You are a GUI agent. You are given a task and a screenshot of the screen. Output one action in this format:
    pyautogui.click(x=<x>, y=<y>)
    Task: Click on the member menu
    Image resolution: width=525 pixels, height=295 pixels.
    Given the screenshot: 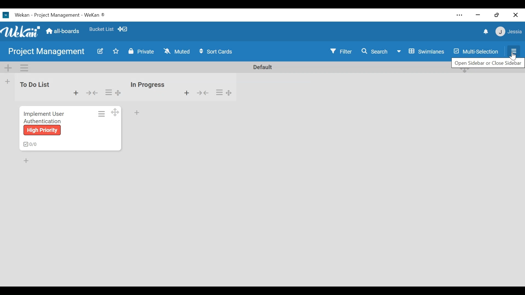 What is the action you would take?
    pyautogui.click(x=508, y=31)
    